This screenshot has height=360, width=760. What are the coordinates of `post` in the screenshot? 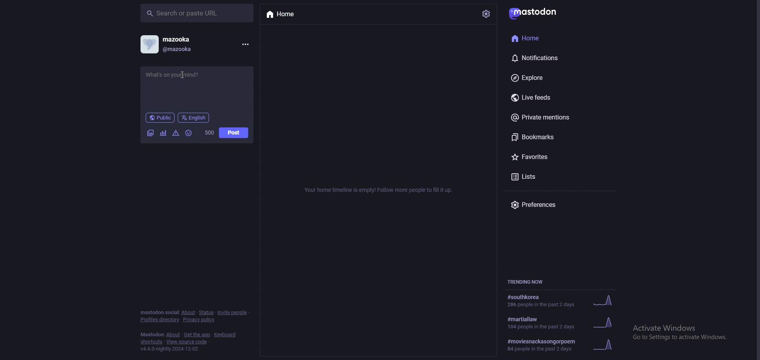 It's located at (234, 133).